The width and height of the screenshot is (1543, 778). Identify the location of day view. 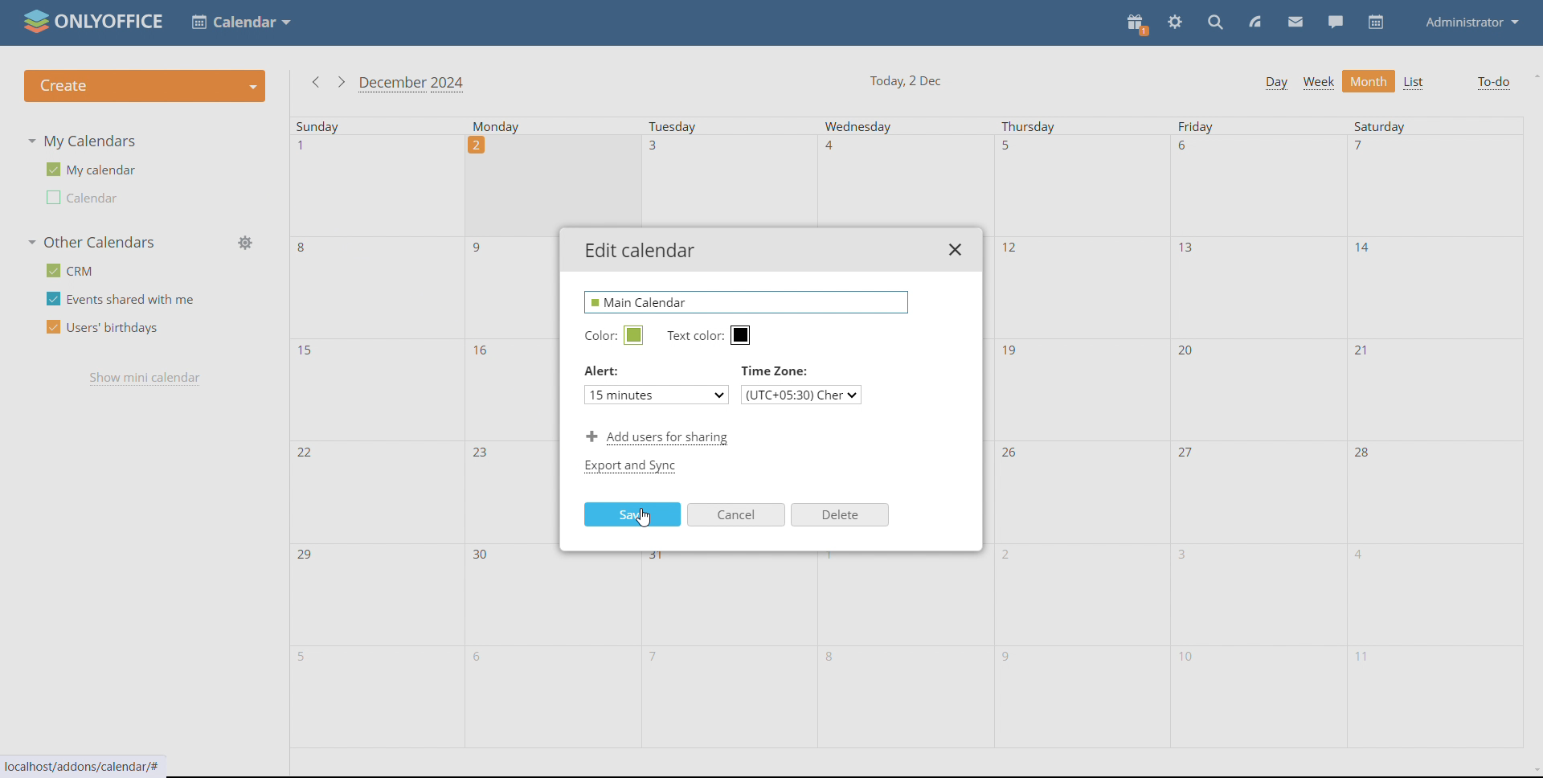
(1276, 82).